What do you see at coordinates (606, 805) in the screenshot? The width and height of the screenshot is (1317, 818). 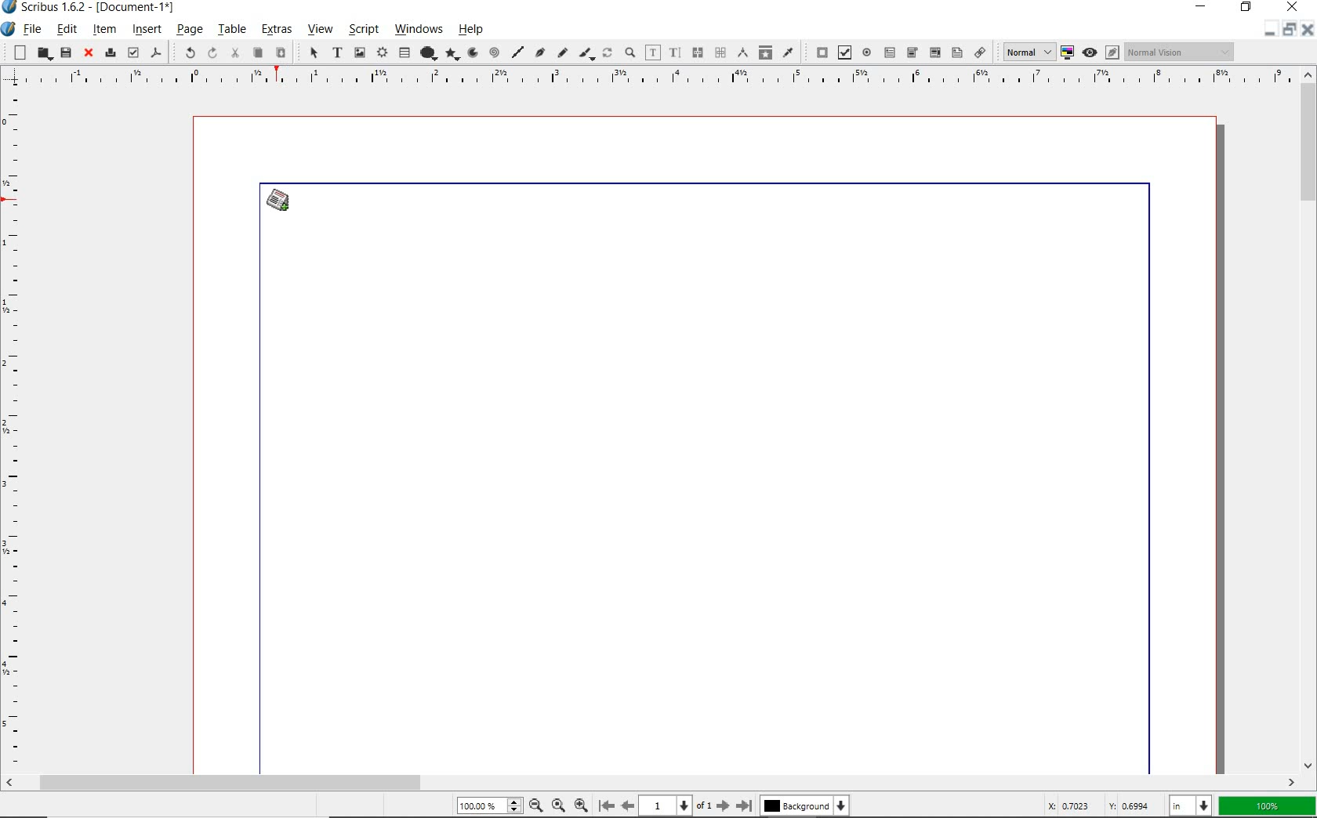 I see `First Page` at bounding box center [606, 805].